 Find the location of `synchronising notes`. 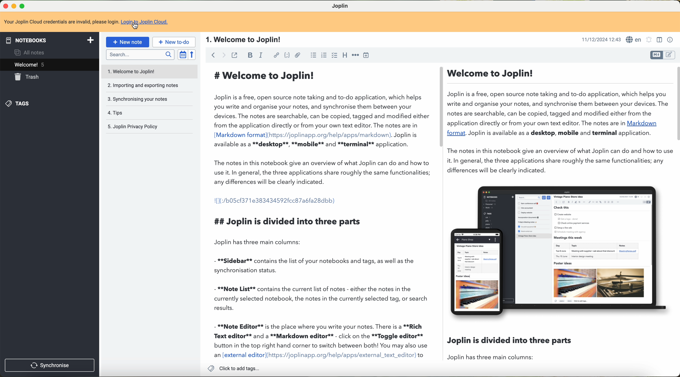

synchronising notes is located at coordinates (150, 99).